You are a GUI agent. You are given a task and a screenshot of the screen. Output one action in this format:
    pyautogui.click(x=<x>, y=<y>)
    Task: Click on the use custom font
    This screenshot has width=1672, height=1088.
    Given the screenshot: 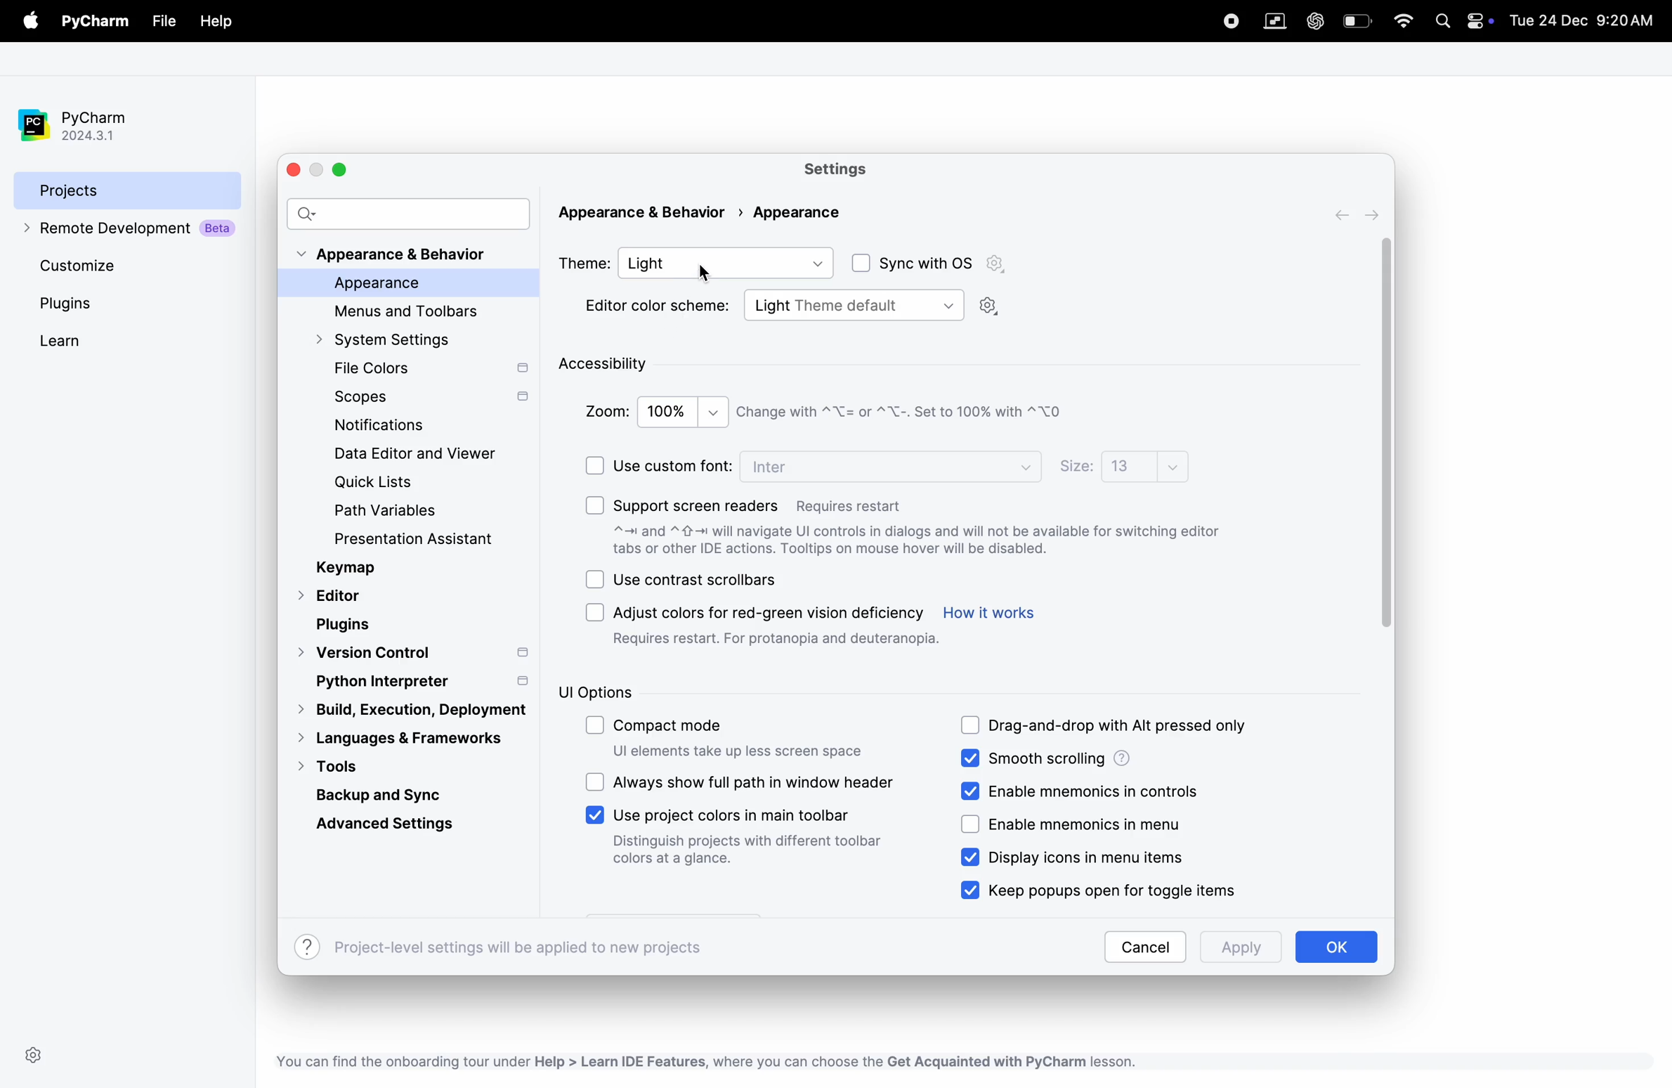 What is the action you would take?
    pyautogui.click(x=673, y=465)
    